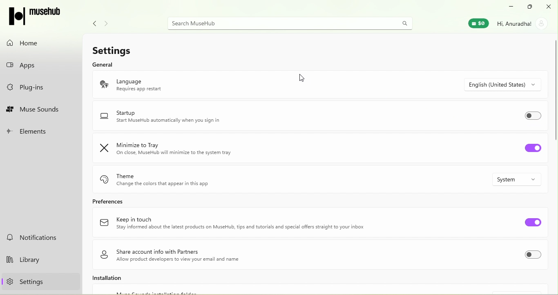 The width and height of the screenshot is (558, 295). I want to click on home, so click(36, 41).